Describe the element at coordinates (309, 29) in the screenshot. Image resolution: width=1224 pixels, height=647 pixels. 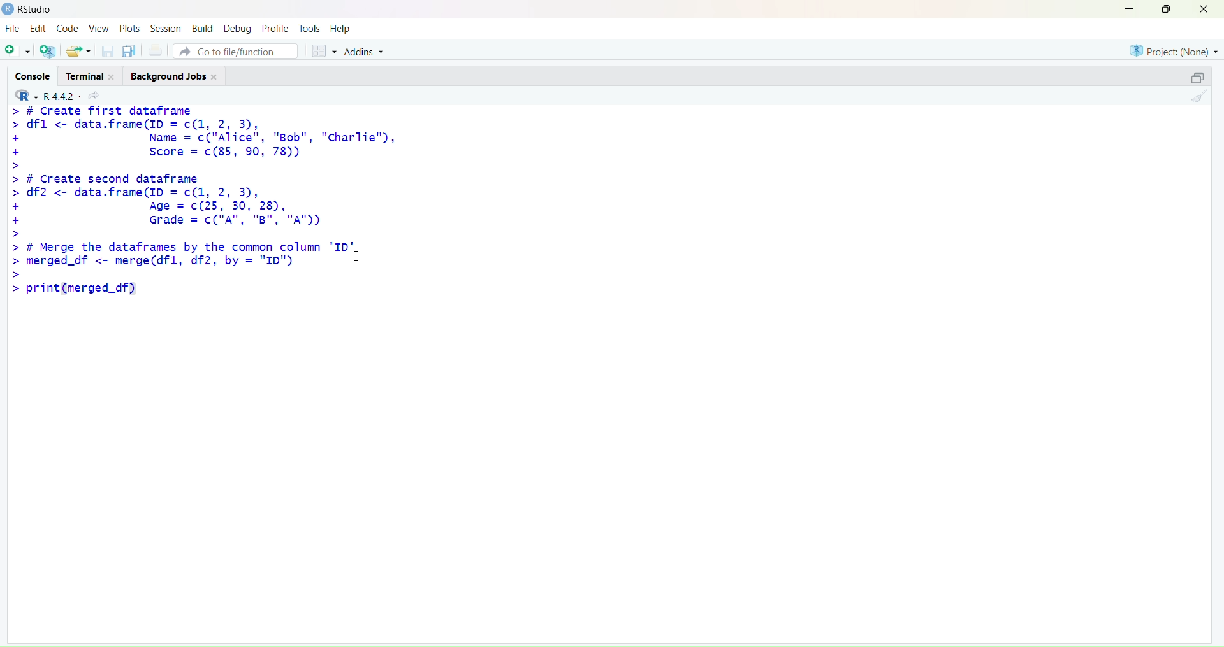
I see `Tools` at that location.